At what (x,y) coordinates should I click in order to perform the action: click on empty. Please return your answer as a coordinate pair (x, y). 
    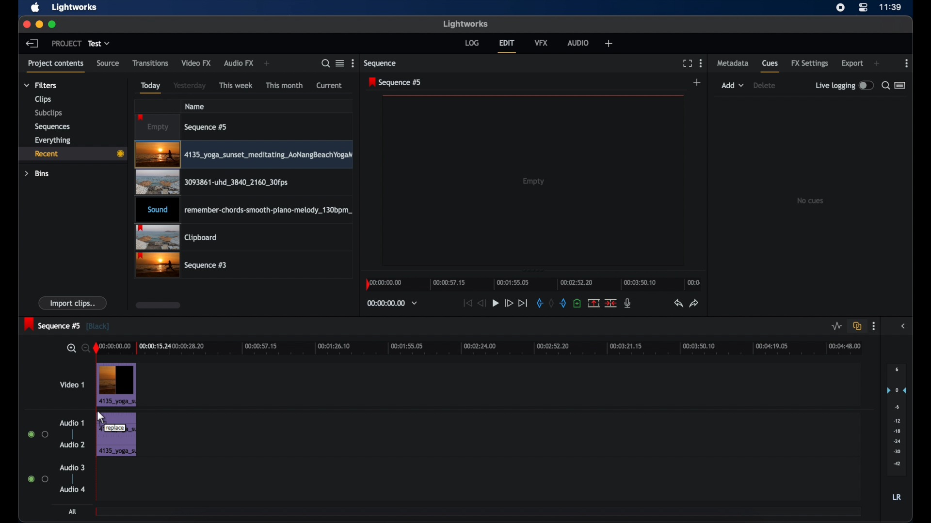
    Looking at the image, I should click on (534, 181).